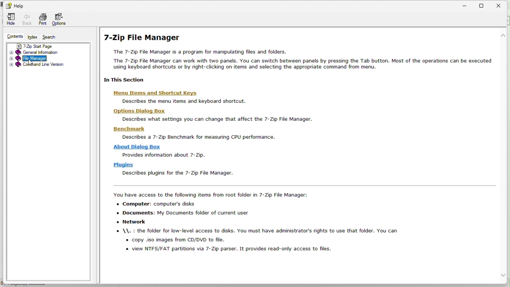 The image size is (510, 287). What do you see at coordinates (26, 20) in the screenshot?
I see `Back` at bounding box center [26, 20].